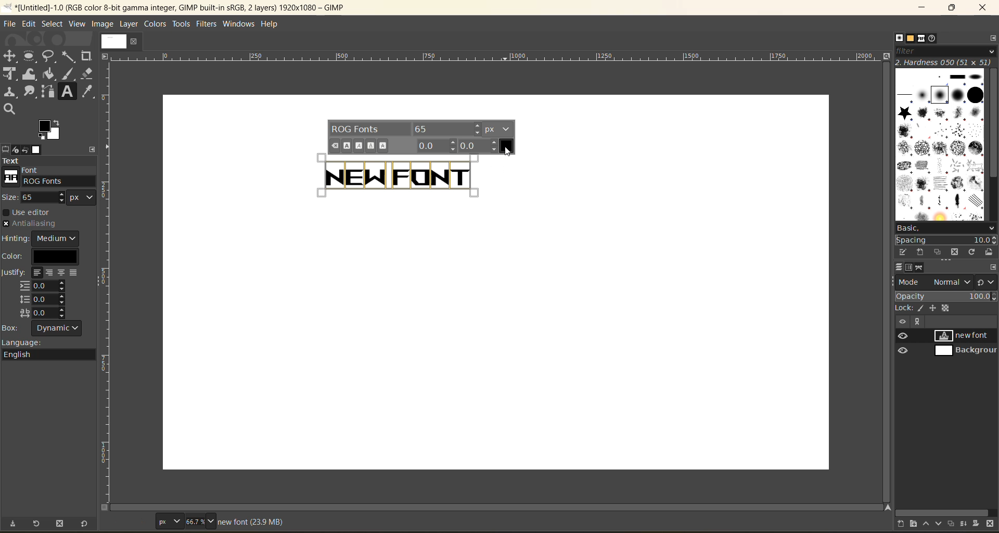  Describe the element at coordinates (47, 329) in the screenshot. I see `box` at that location.